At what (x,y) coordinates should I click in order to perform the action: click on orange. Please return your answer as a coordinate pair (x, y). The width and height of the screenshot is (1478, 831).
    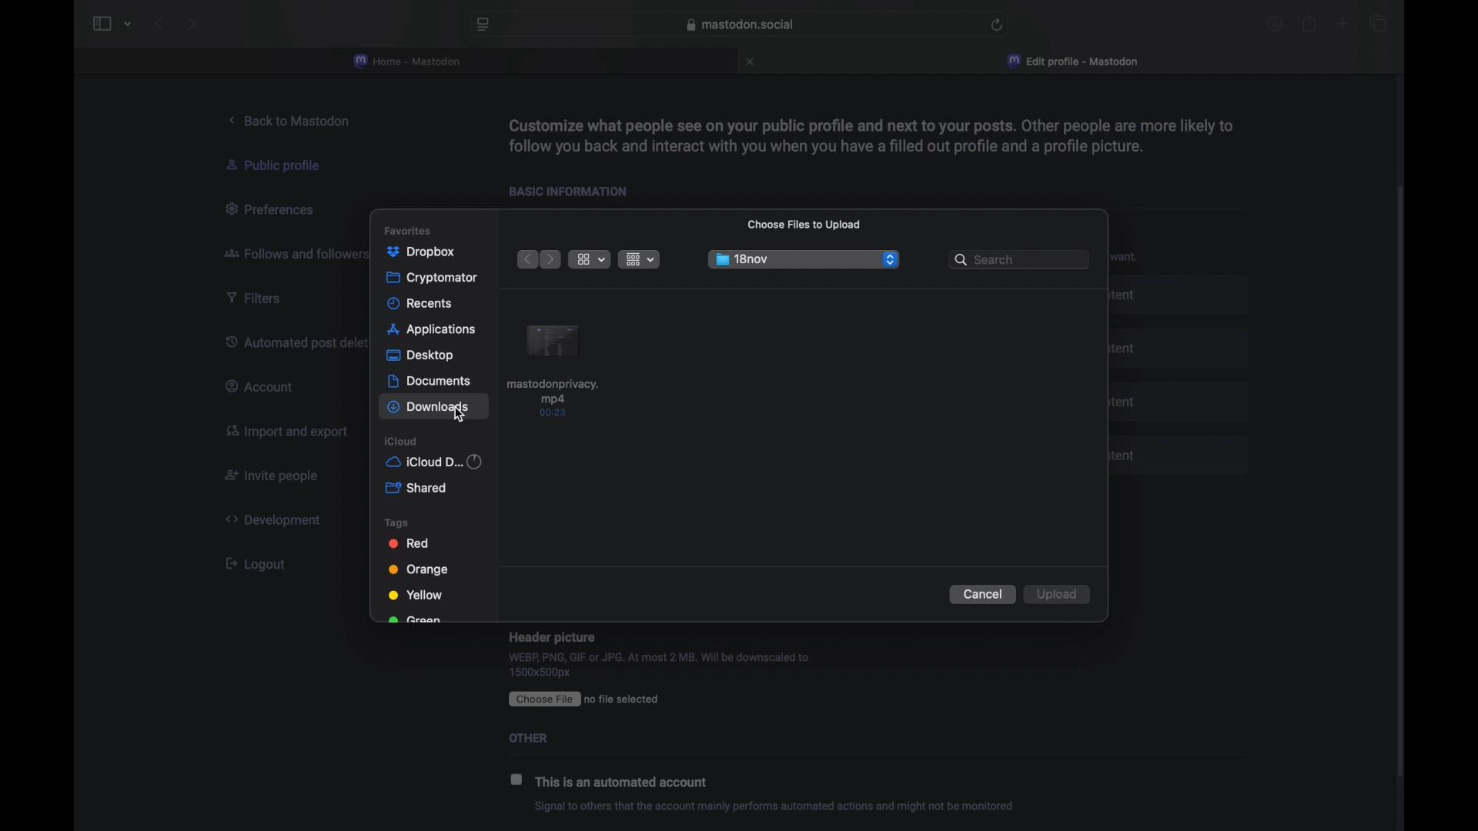
    Looking at the image, I should click on (417, 571).